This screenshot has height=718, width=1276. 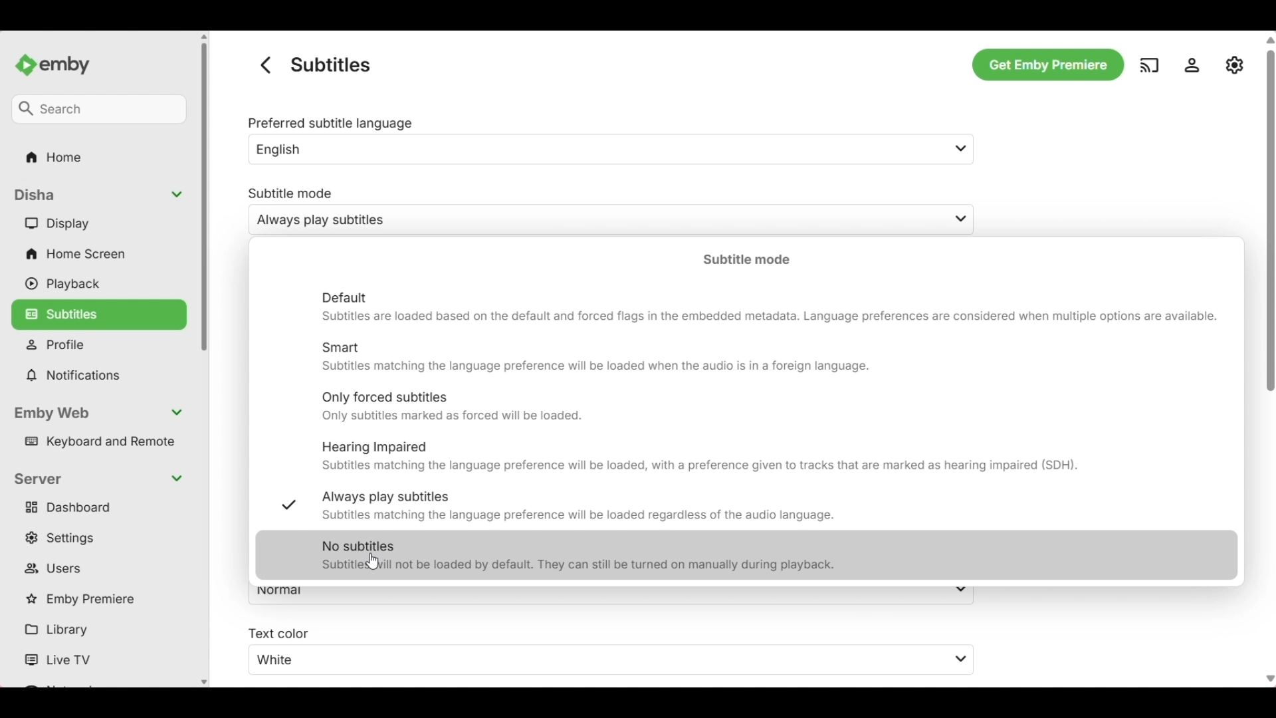 What do you see at coordinates (97, 107) in the screenshot?
I see `` at bounding box center [97, 107].